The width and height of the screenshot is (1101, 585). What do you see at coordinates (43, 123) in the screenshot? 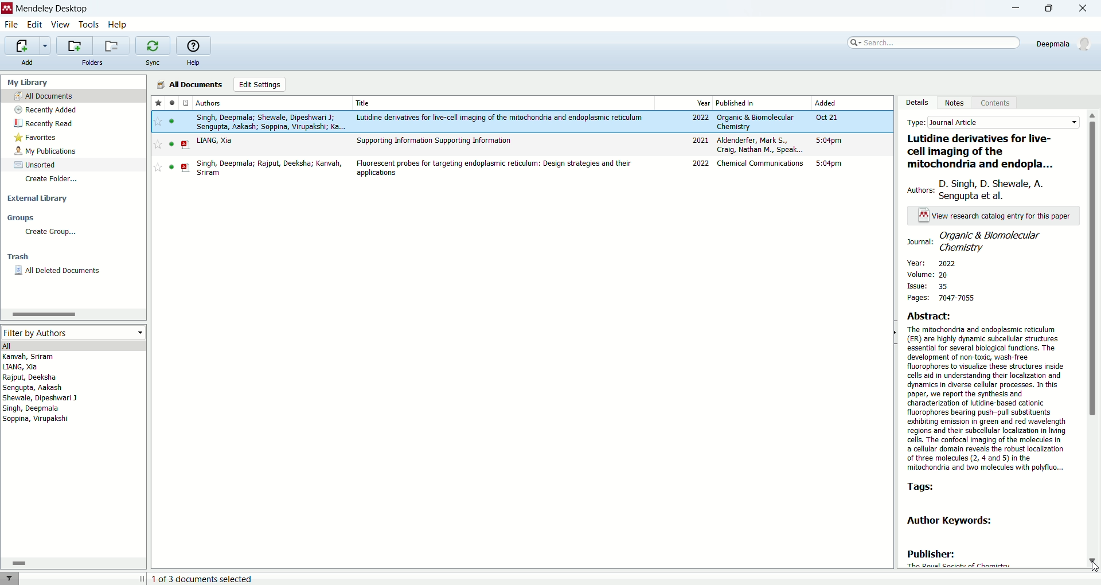
I see `recently read` at bounding box center [43, 123].